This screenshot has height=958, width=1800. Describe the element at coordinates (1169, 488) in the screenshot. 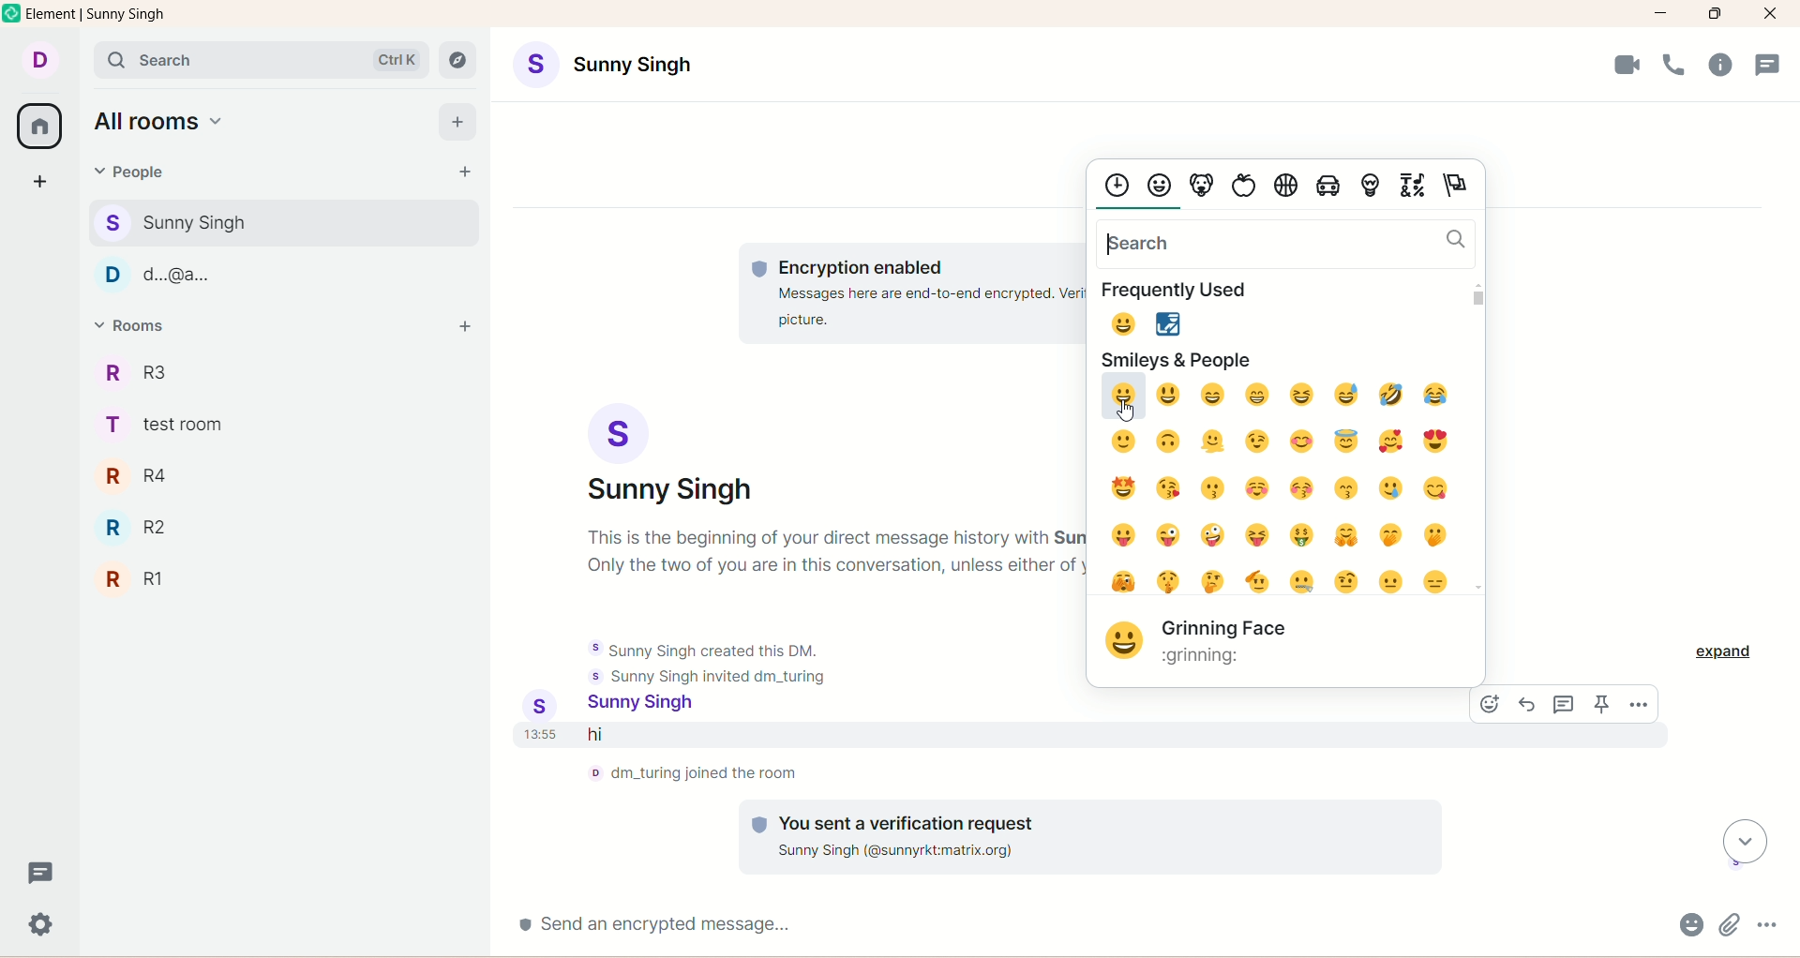

I see `Face blowing a kiss` at that location.